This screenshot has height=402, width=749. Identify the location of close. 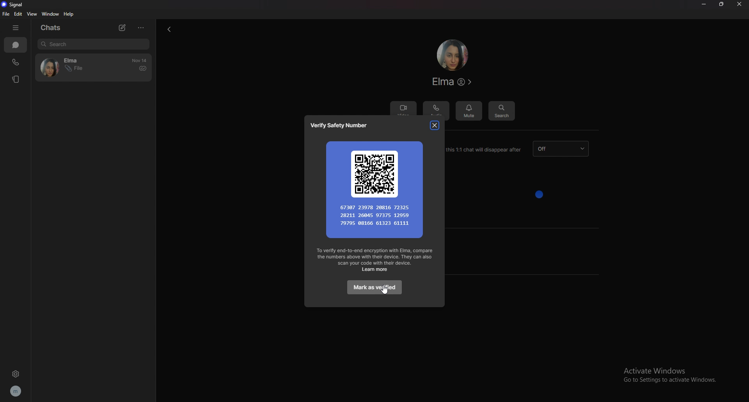
(435, 125).